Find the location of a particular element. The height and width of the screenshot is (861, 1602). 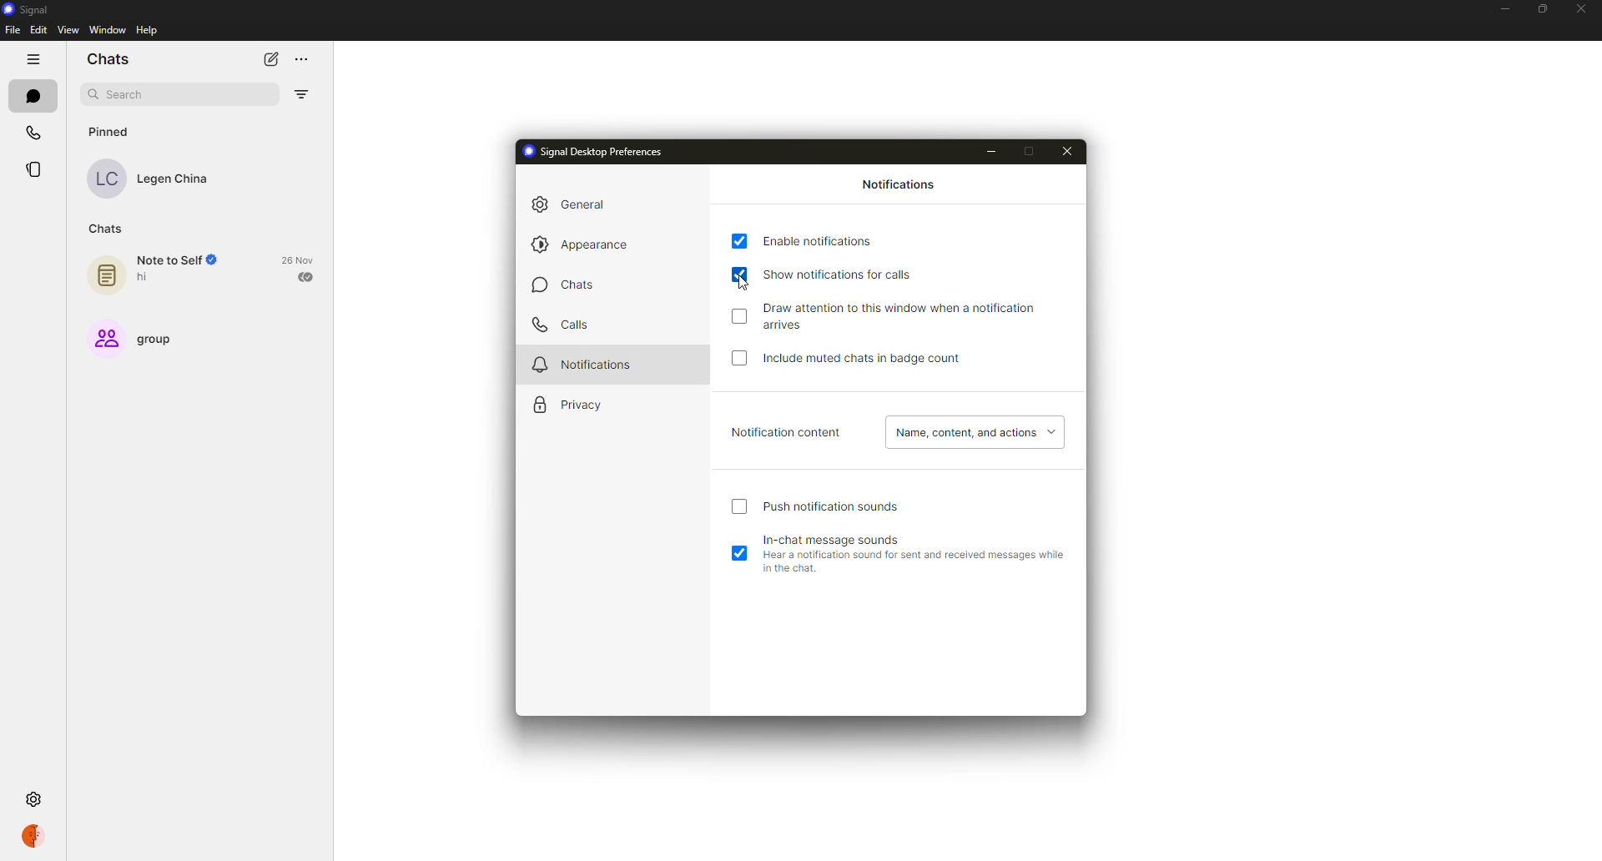

show notifications for calls is located at coordinates (849, 271).